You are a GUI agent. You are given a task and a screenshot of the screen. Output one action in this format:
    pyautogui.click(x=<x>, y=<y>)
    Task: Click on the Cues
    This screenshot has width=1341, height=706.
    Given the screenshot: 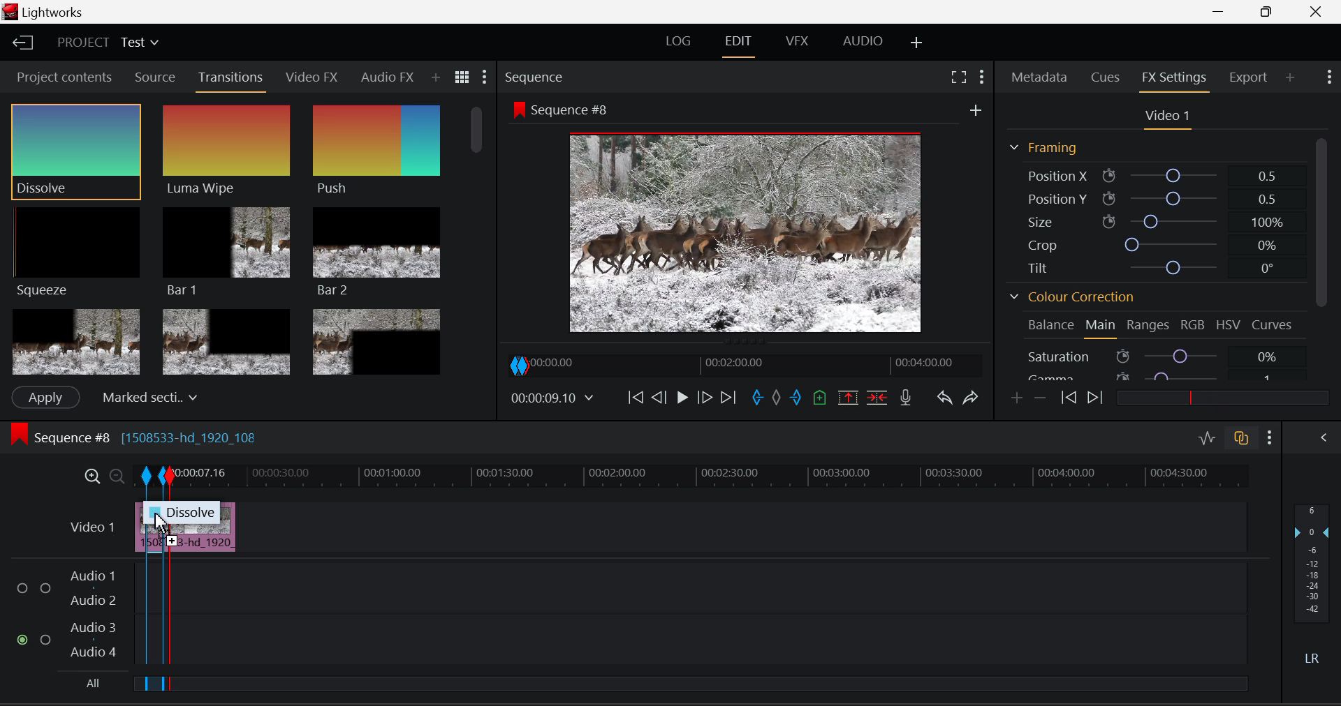 What is the action you would take?
    pyautogui.click(x=1104, y=78)
    